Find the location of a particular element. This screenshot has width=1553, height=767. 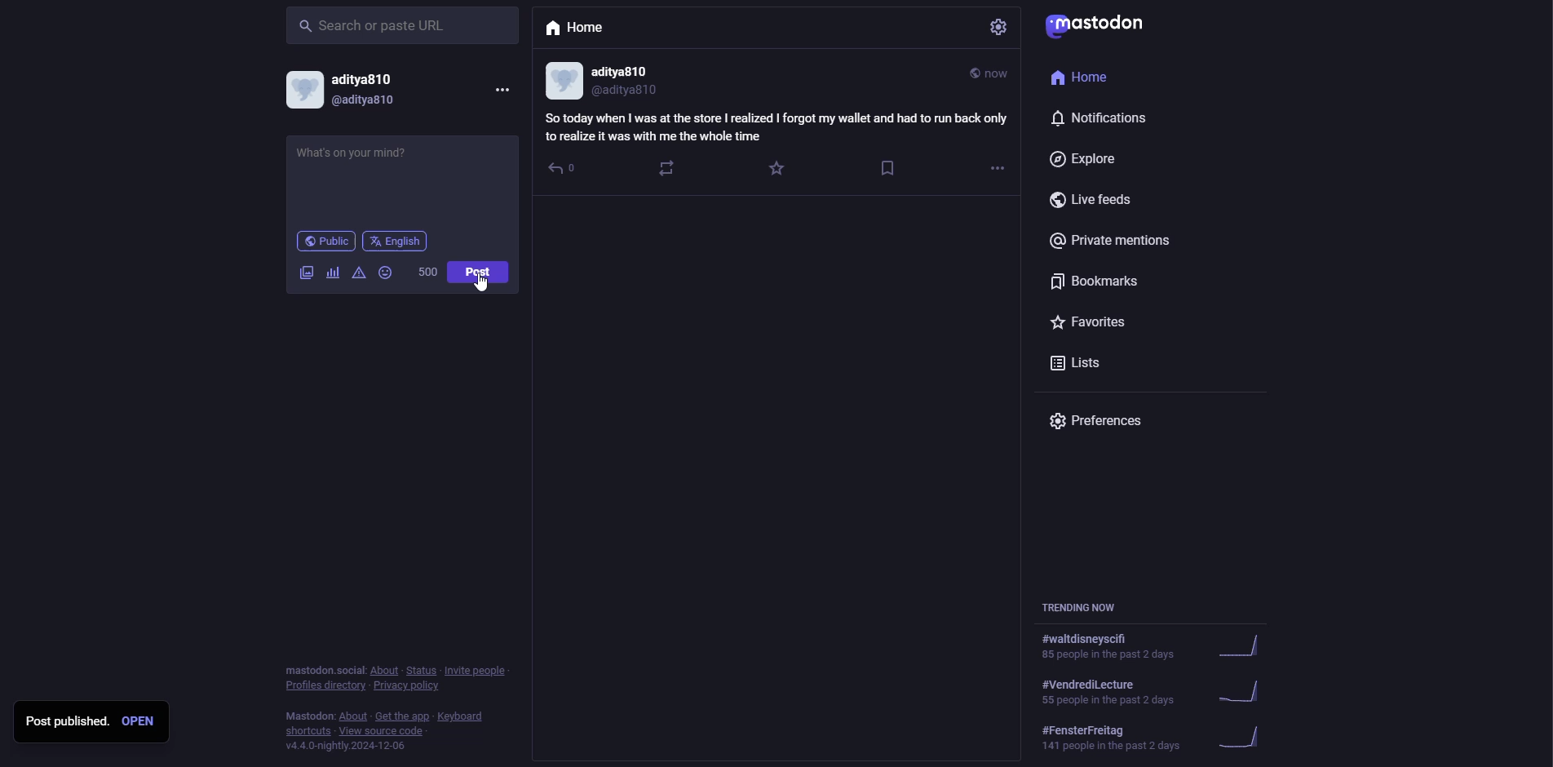

information is located at coordinates (399, 710).